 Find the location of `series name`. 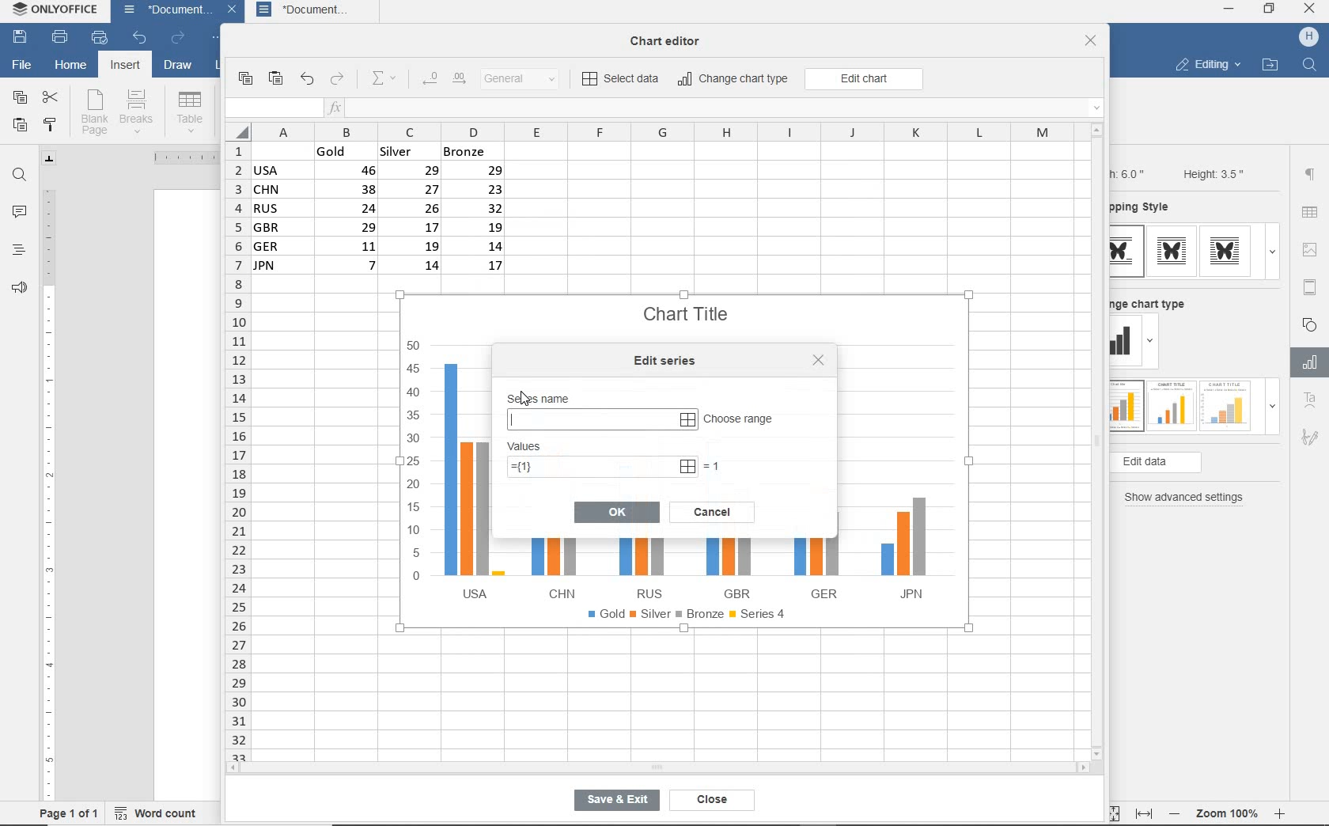

series name is located at coordinates (543, 396).